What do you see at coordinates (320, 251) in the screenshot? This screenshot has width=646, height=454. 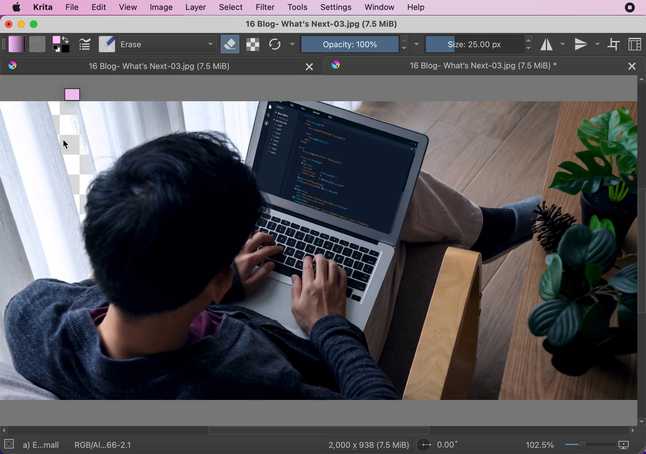 I see `Image` at bounding box center [320, 251].